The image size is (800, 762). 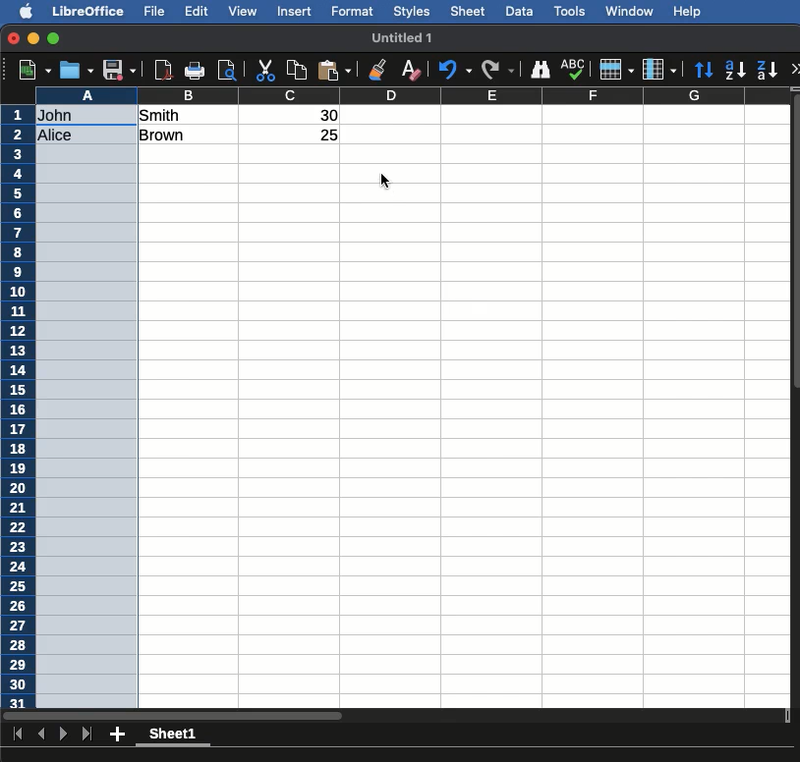 What do you see at coordinates (78, 70) in the screenshot?
I see `Open` at bounding box center [78, 70].